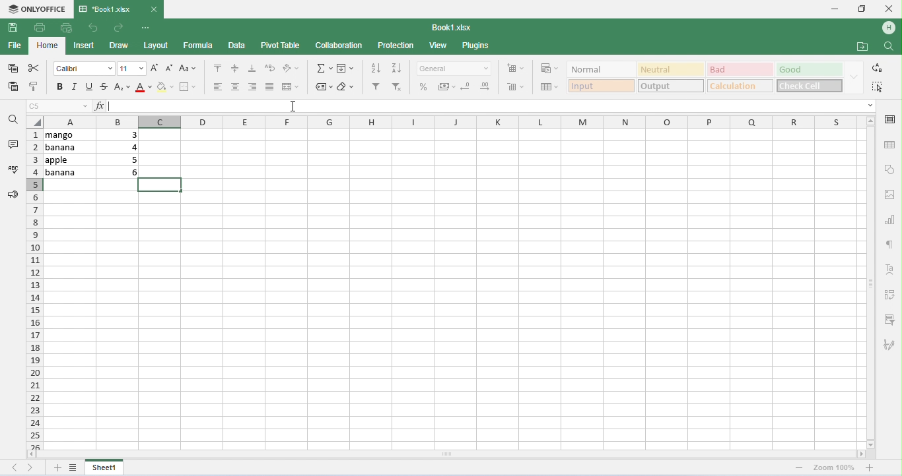 This screenshot has width=902, height=476. I want to click on conditional formatting, so click(549, 69).